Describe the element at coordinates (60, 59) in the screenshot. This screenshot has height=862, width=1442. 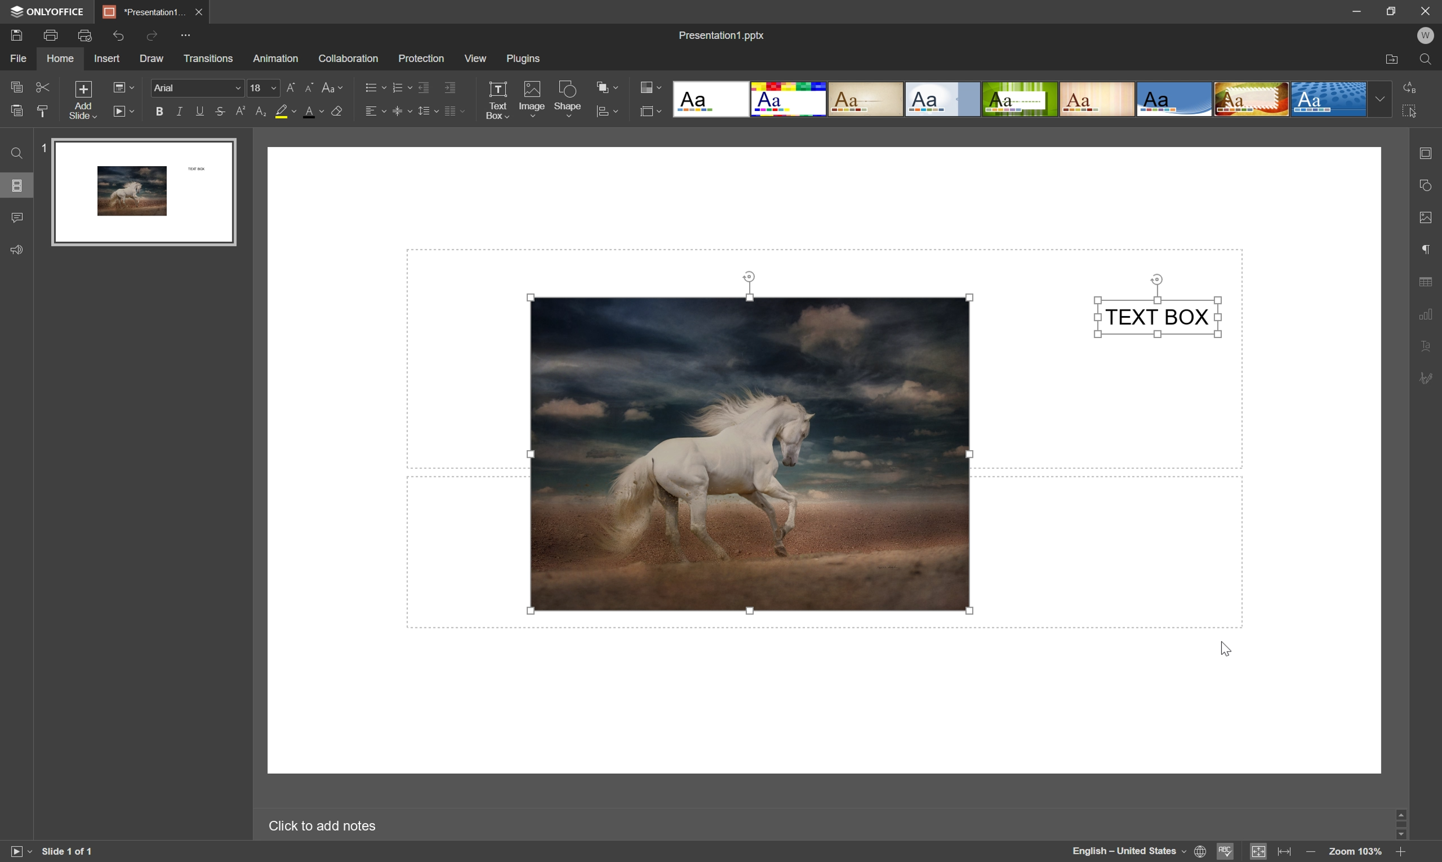
I see `home` at that location.